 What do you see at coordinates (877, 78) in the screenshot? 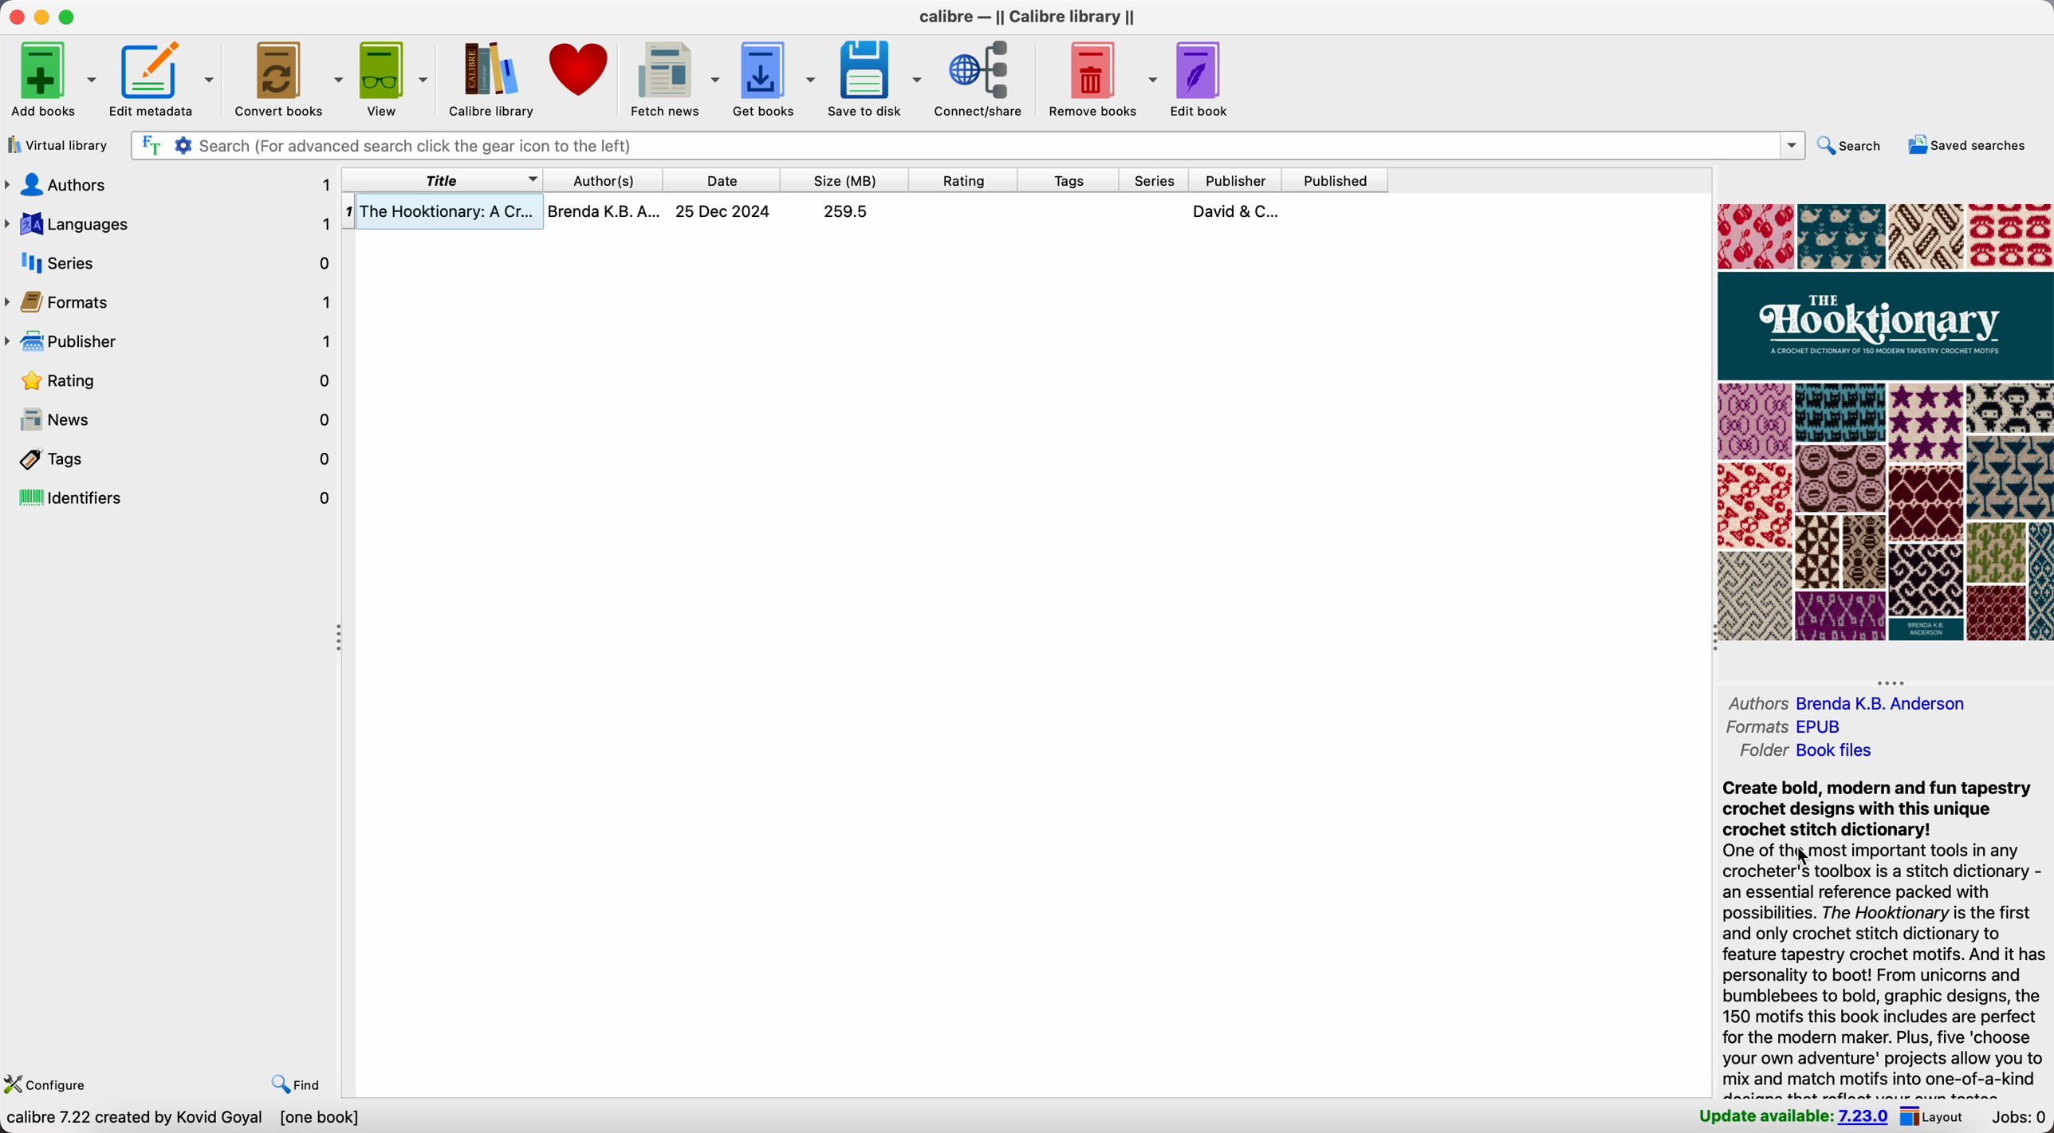
I see `save to disk` at bounding box center [877, 78].